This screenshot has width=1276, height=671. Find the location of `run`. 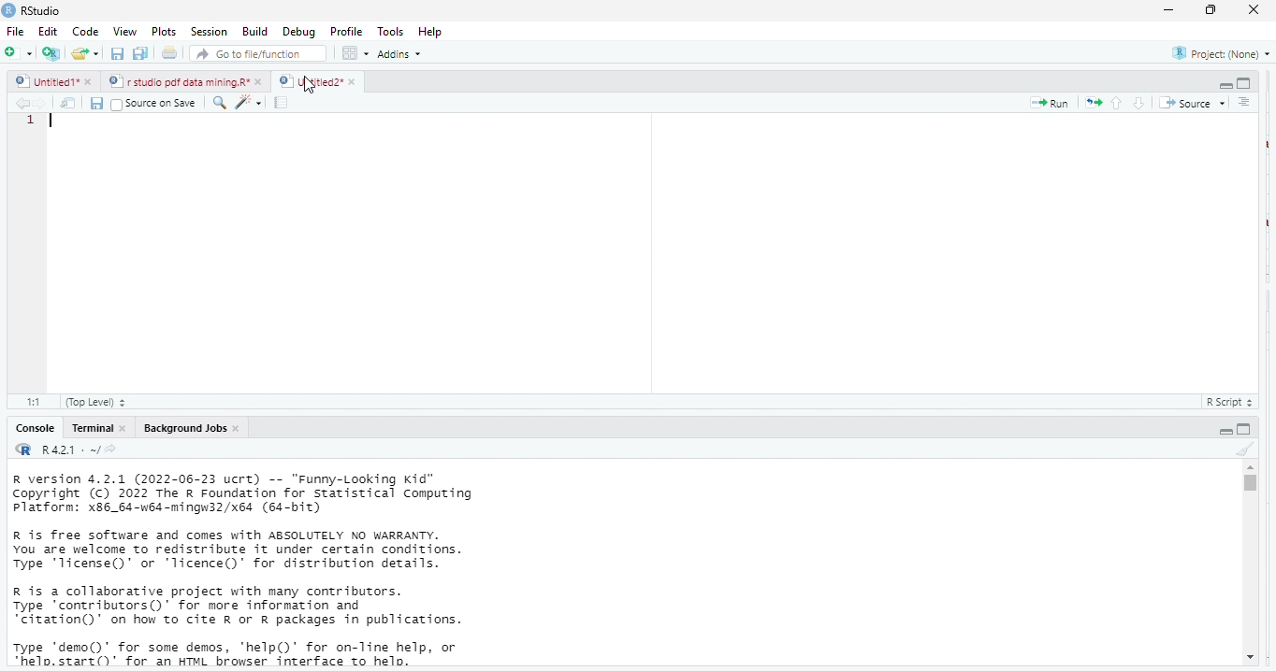

run is located at coordinates (1050, 103).